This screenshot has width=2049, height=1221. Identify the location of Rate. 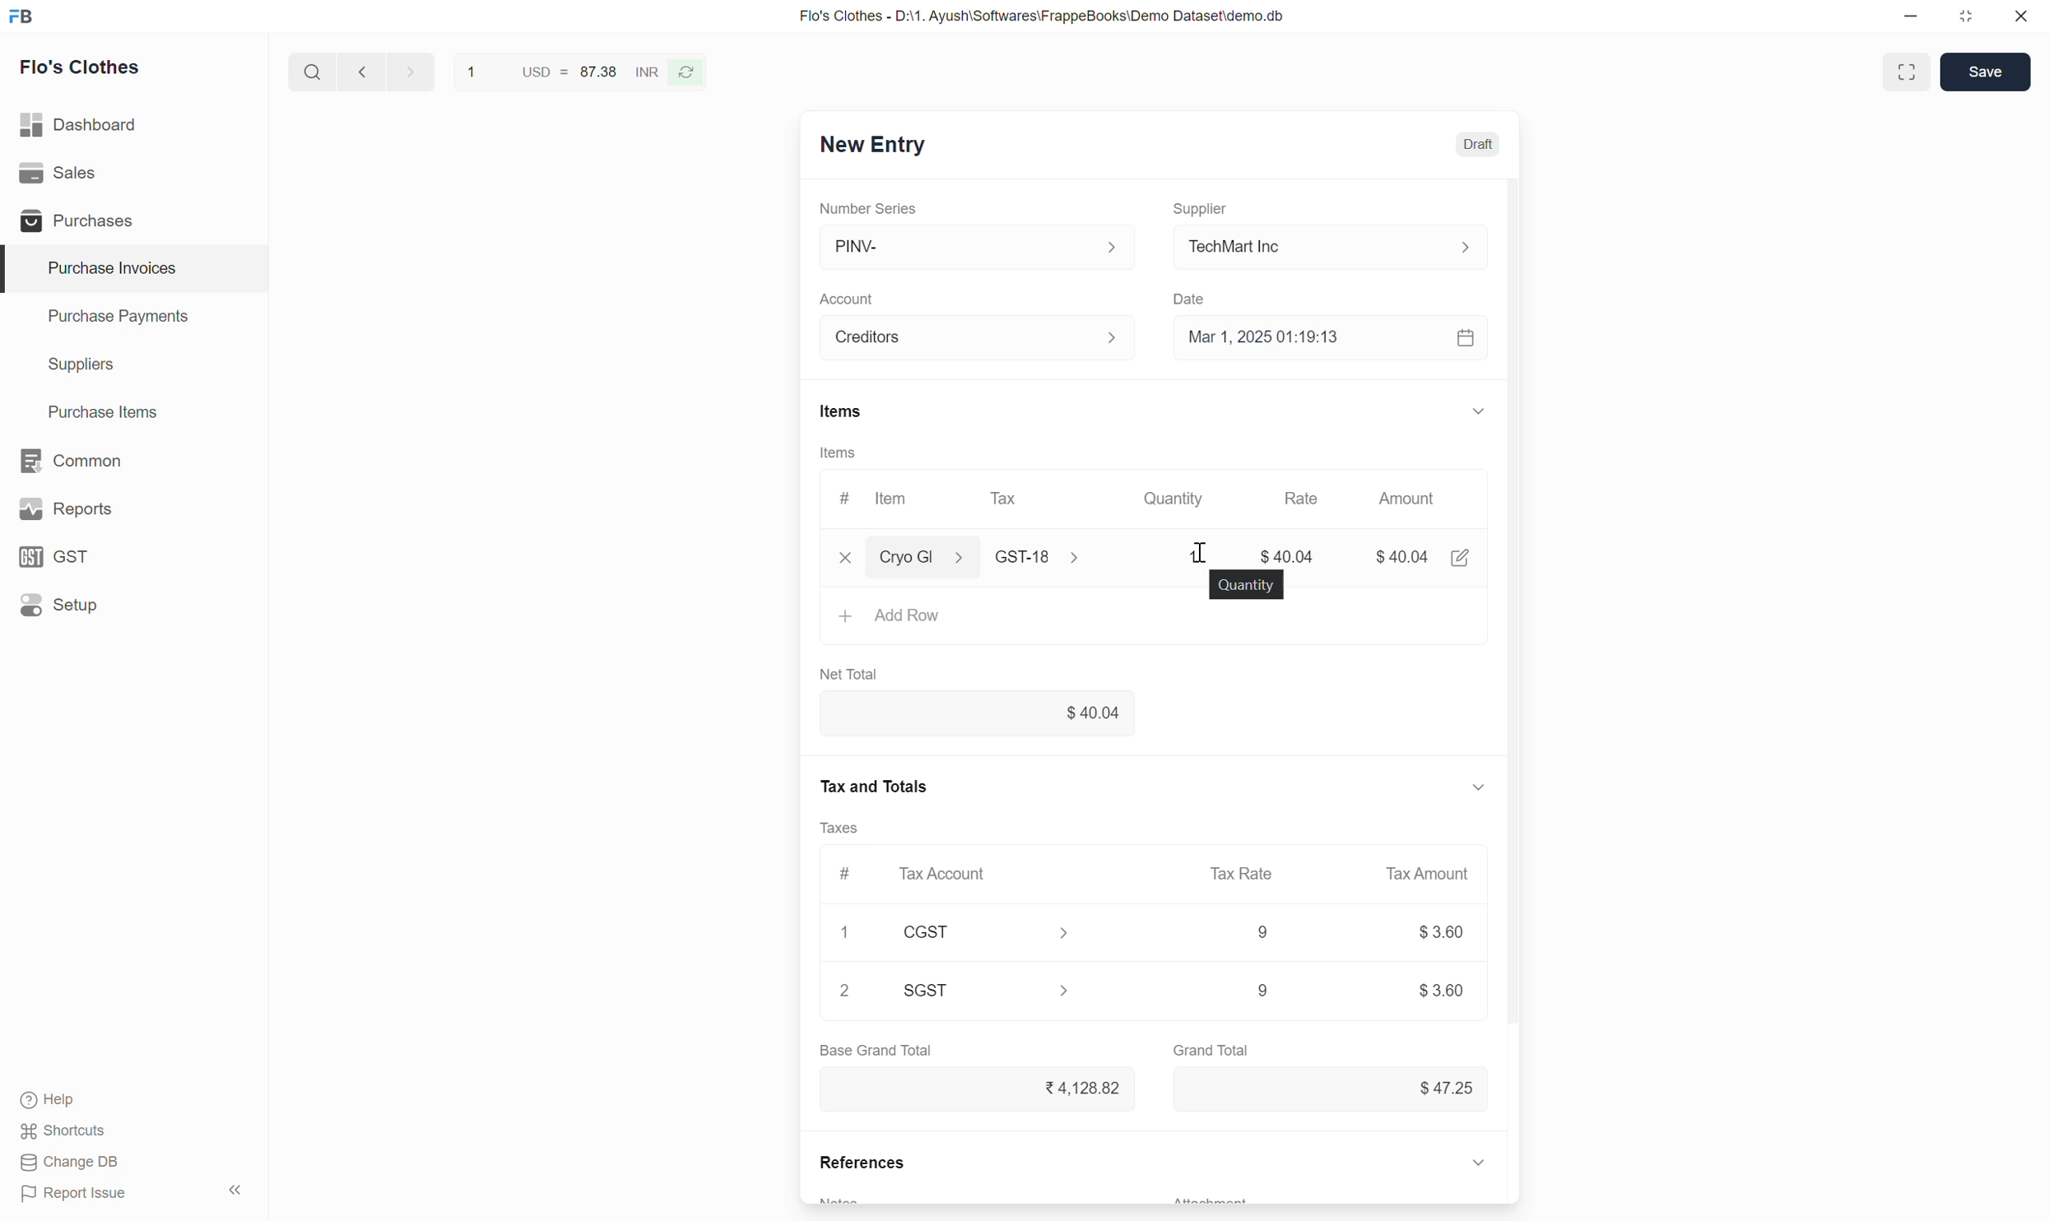
(1313, 497).